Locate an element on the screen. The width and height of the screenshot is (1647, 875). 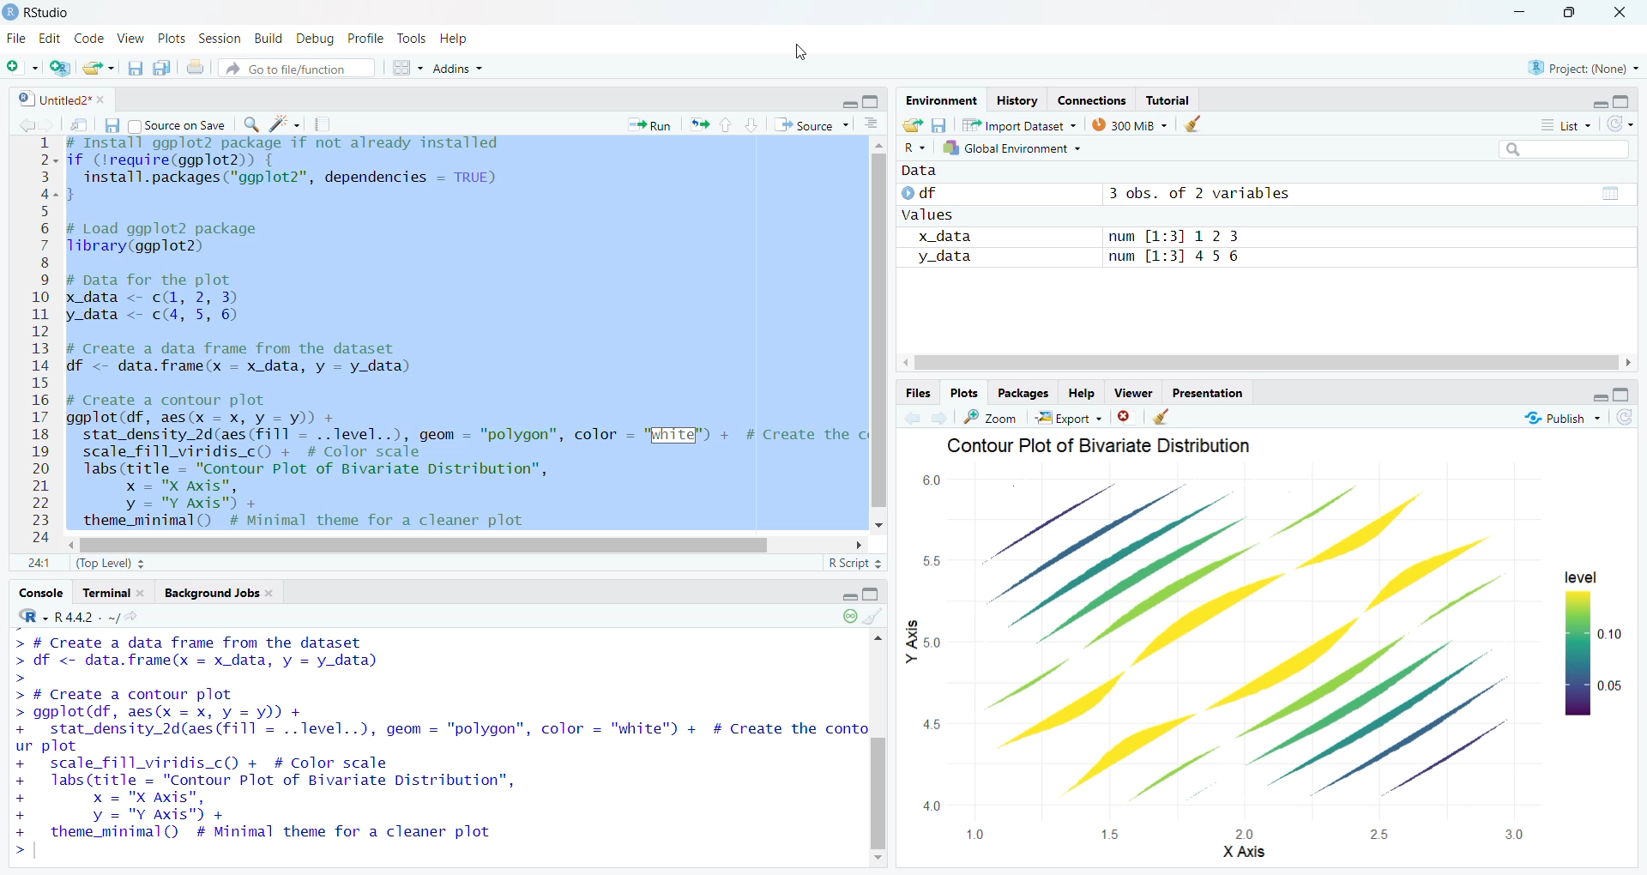
Session is located at coordinates (220, 39).